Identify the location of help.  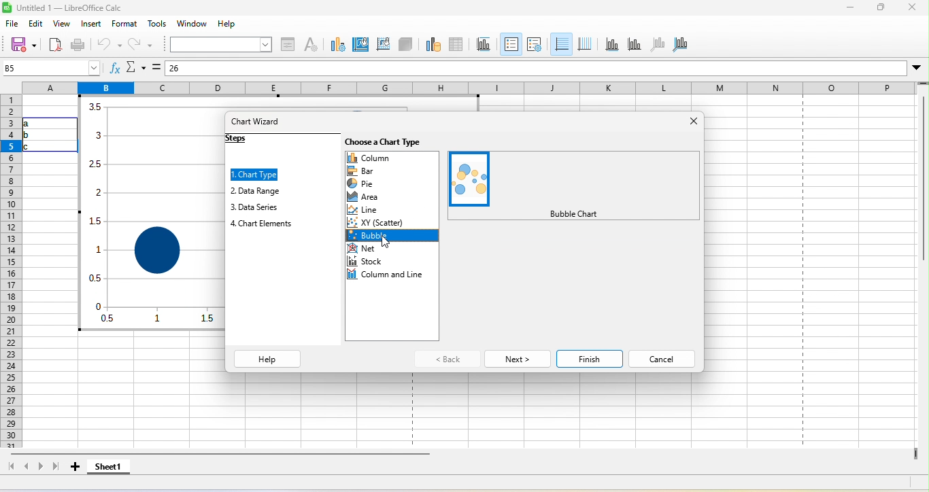
(268, 359).